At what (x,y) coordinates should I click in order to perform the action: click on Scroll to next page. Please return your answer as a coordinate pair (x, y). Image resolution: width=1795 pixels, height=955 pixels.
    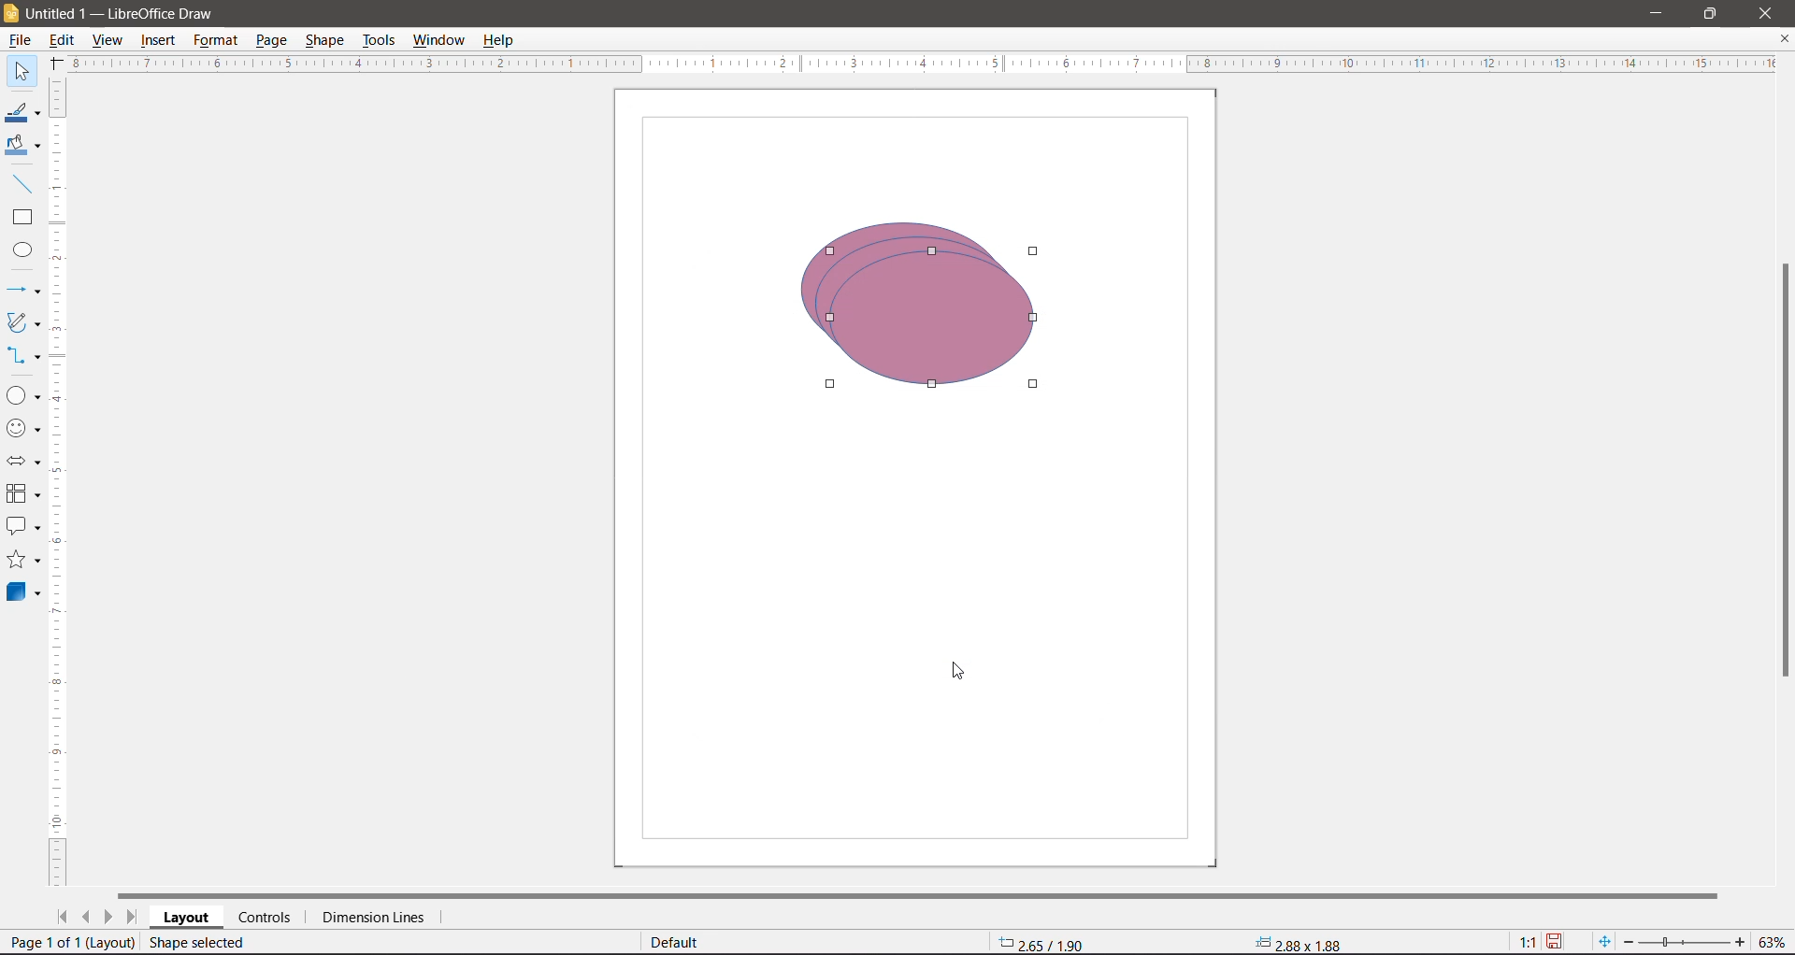
    Looking at the image, I should click on (109, 918).